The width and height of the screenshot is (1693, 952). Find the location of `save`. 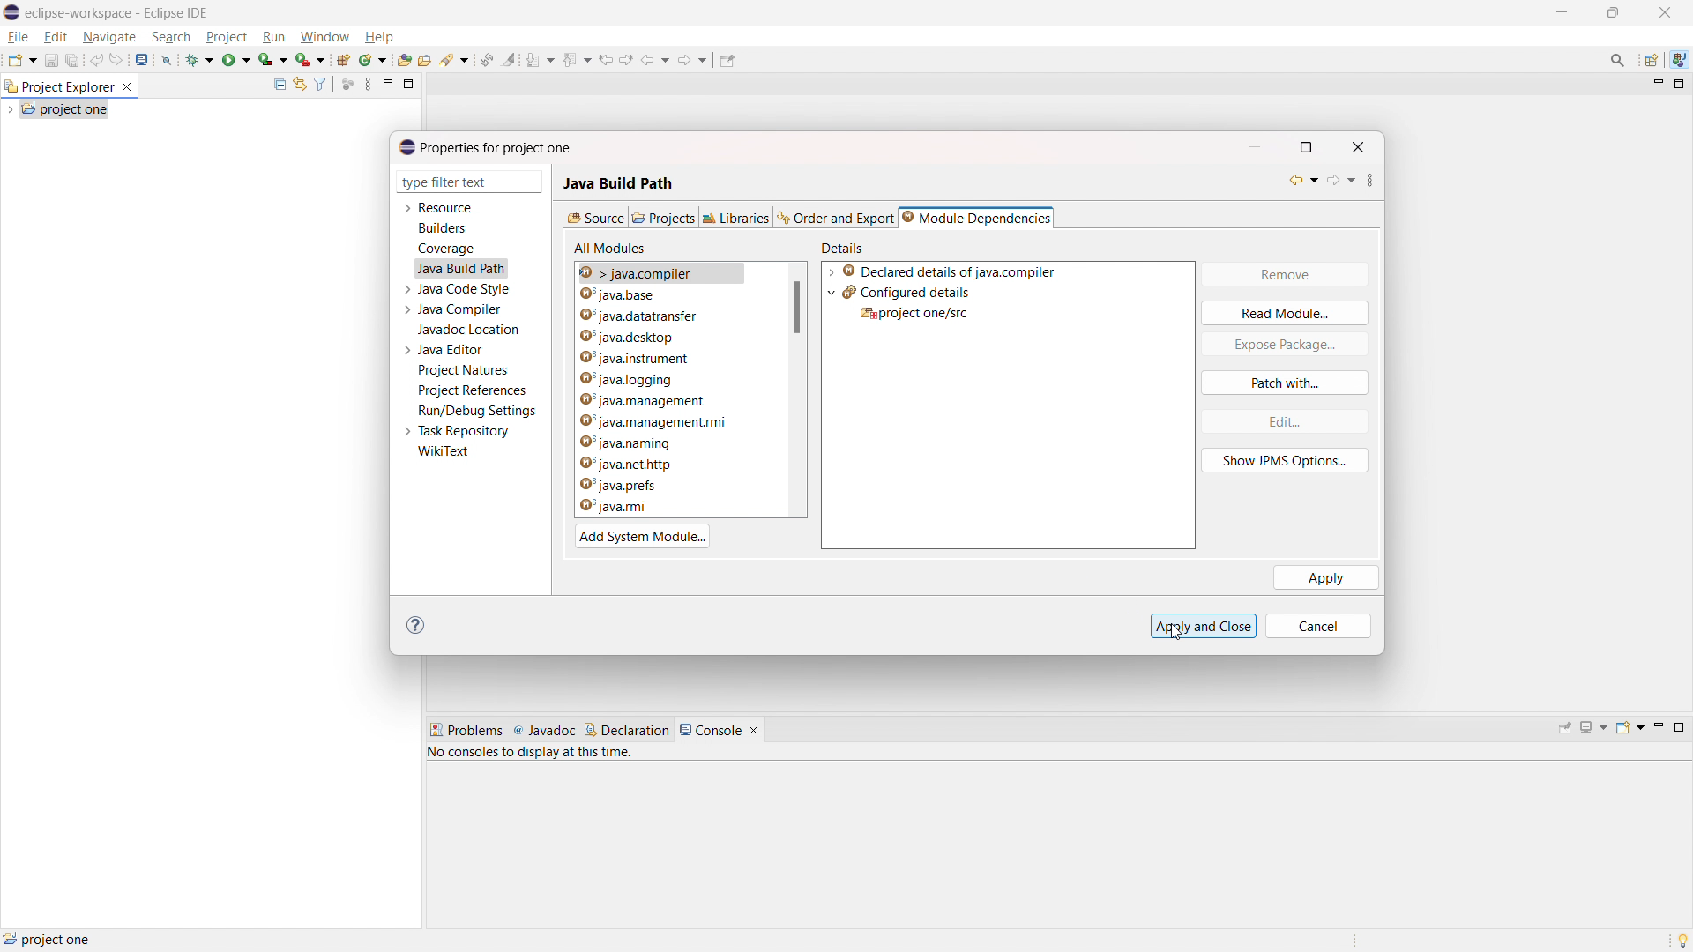

save is located at coordinates (51, 60).